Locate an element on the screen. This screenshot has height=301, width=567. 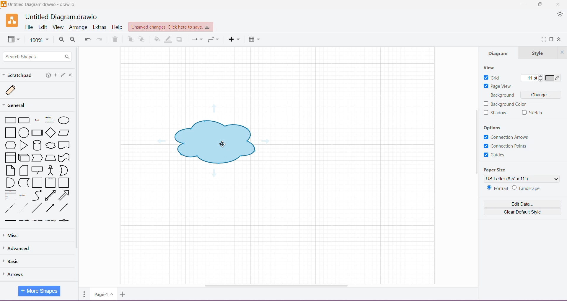
Shadow is located at coordinates (180, 39).